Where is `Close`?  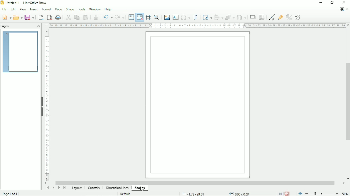
Close is located at coordinates (38, 26).